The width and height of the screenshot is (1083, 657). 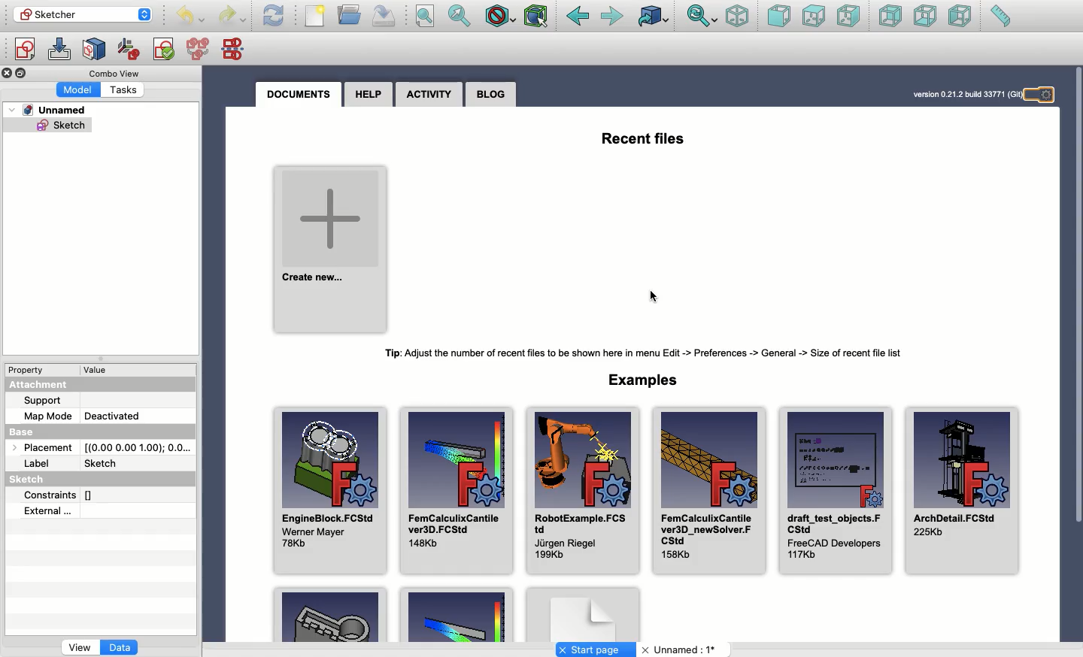 What do you see at coordinates (1078, 295) in the screenshot?
I see `Scroll` at bounding box center [1078, 295].